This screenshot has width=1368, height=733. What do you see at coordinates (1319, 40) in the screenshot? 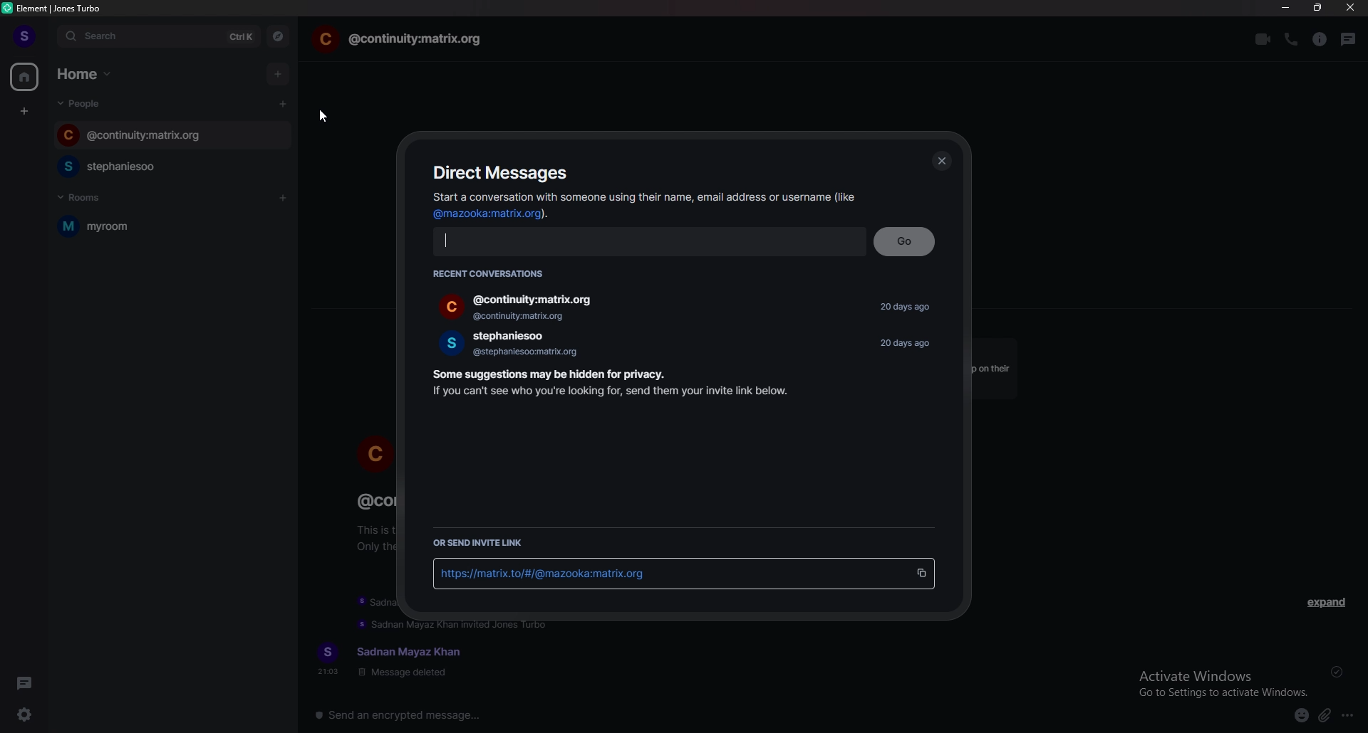
I see `room info` at bounding box center [1319, 40].